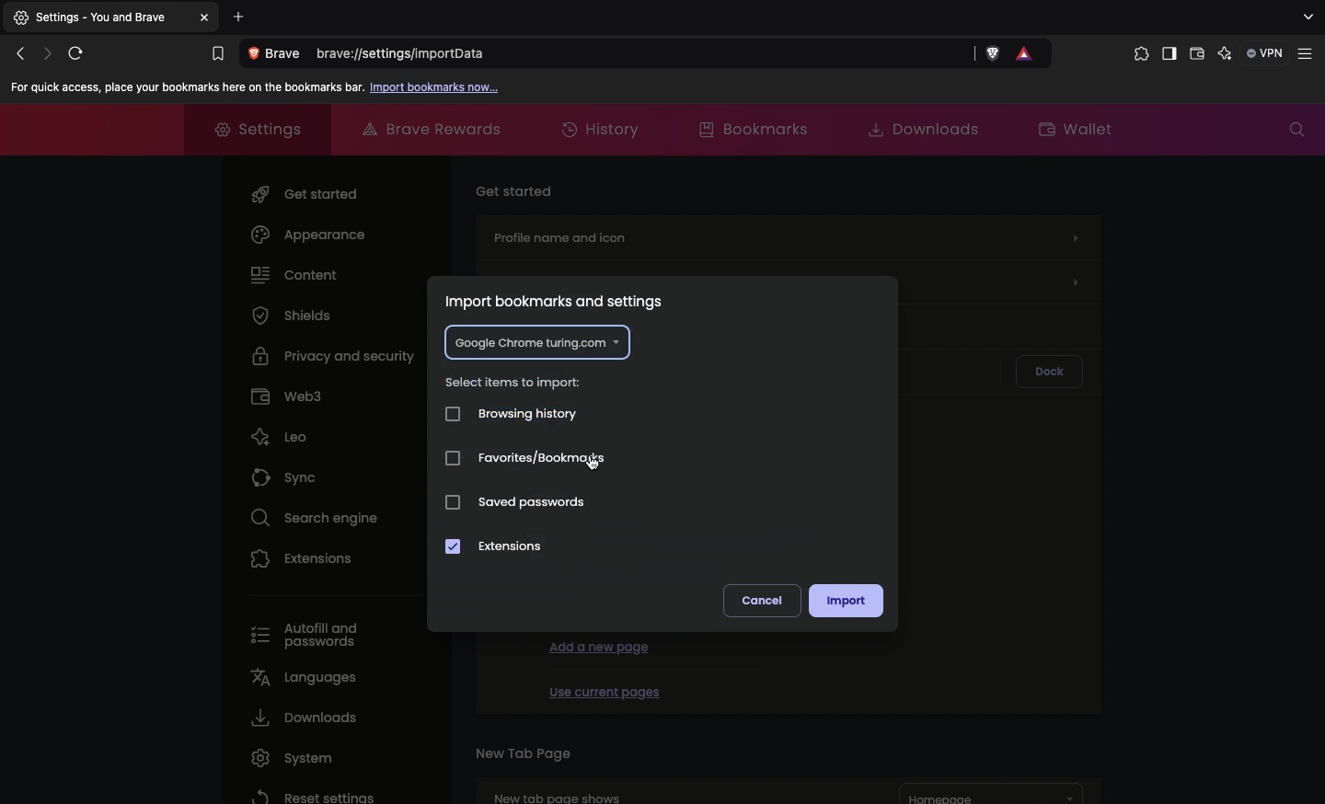 This screenshot has height=804, width=1325. What do you see at coordinates (303, 557) in the screenshot?
I see `Extensions` at bounding box center [303, 557].